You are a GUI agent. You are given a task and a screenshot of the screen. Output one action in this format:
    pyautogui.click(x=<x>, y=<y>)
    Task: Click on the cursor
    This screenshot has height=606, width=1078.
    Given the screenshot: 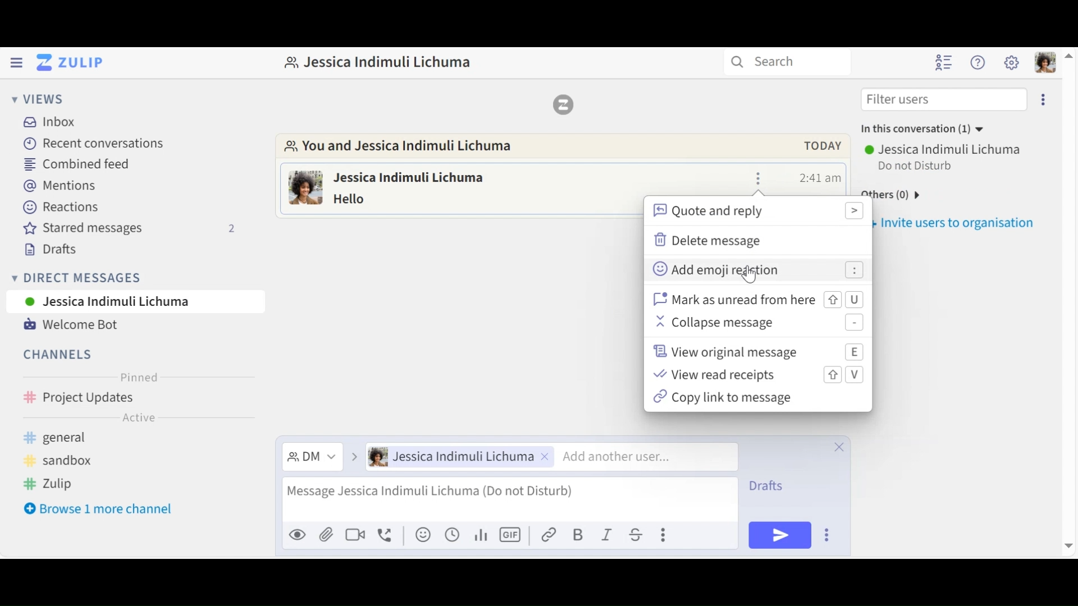 What is the action you would take?
    pyautogui.click(x=755, y=277)
    